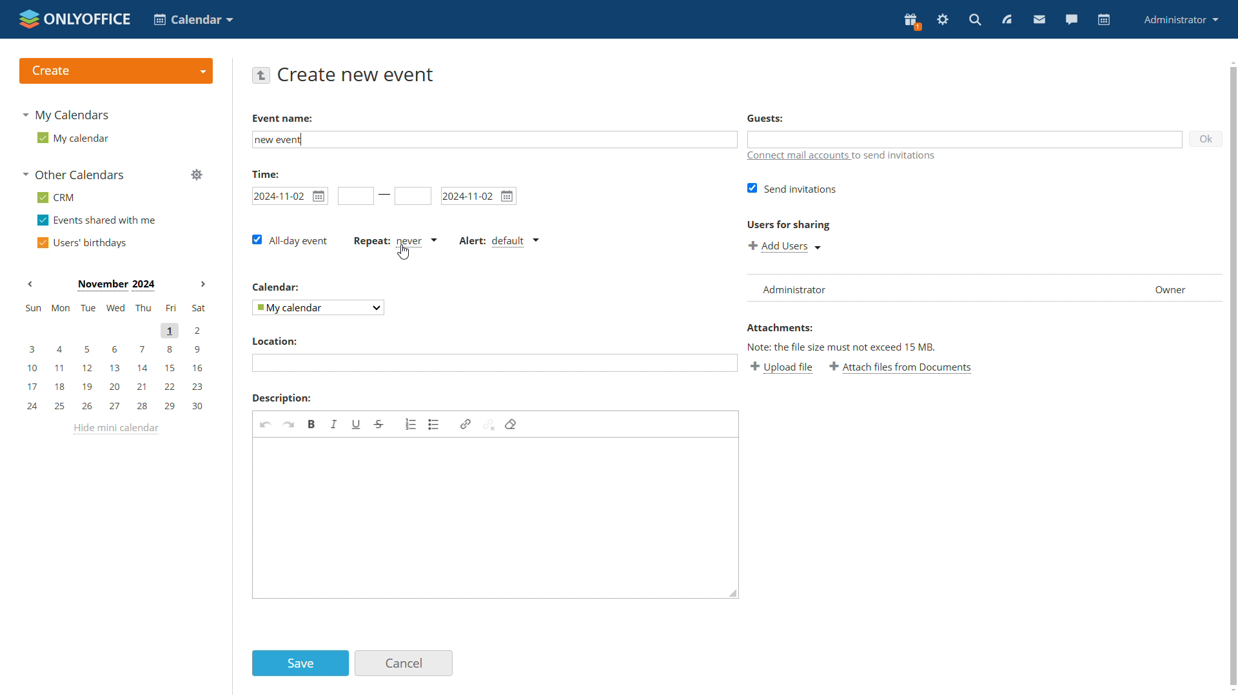 The height and width of the screenshot is (696, 1238). Describe the element at coordinates (903, 368) in the screenshot. I see `attach files from documents` at that location.